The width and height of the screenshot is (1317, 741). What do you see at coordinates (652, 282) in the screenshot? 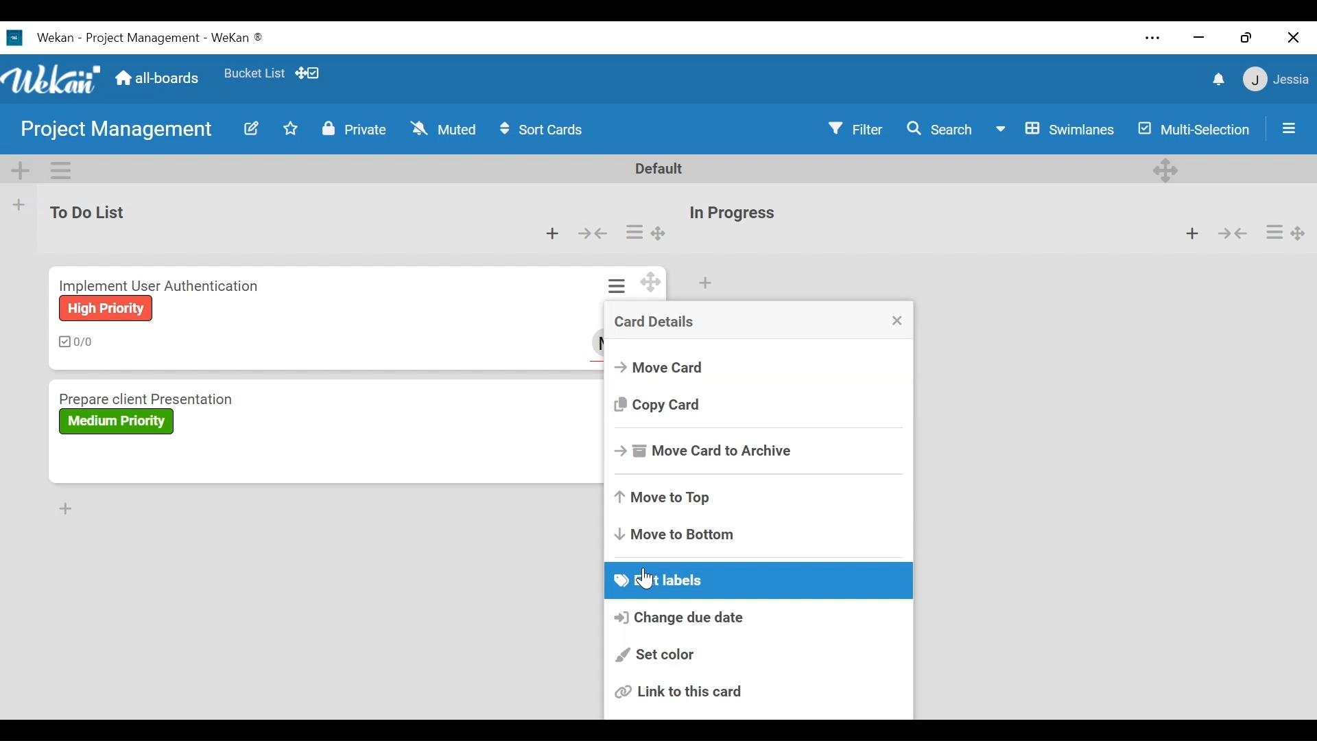
I see `Desktop drag handle` at bounding box center [652, 282].